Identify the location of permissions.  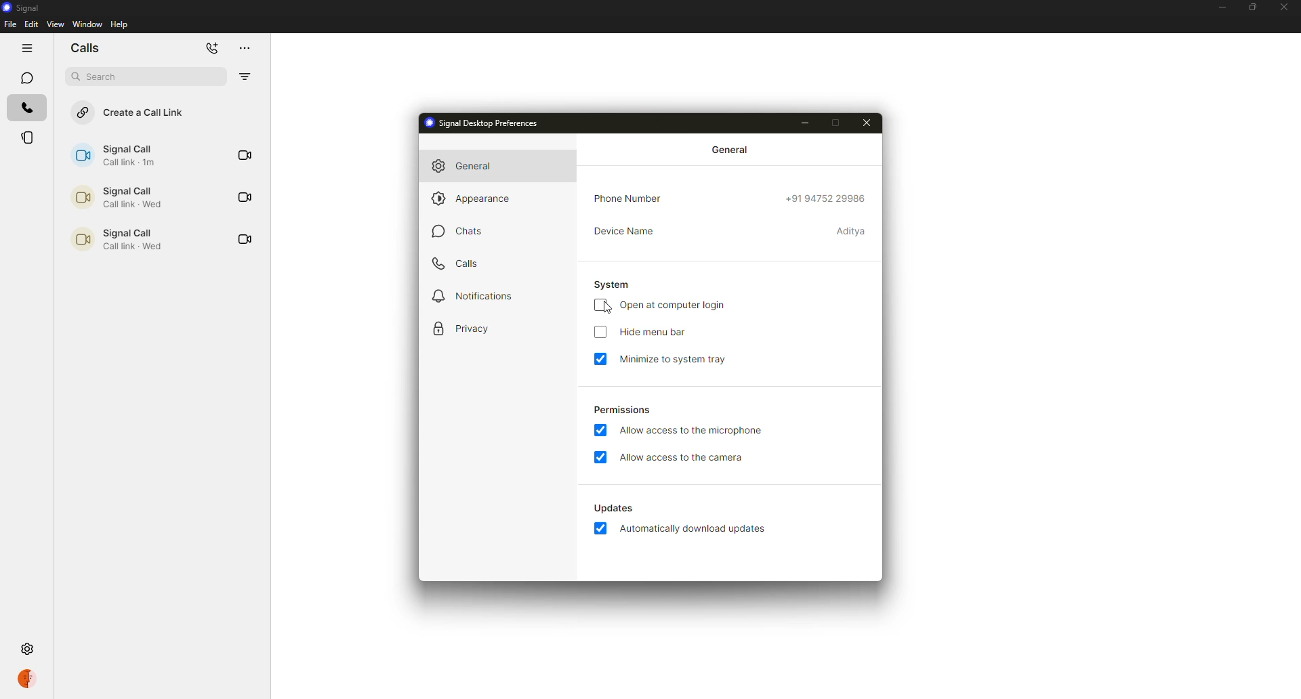
(621, 411).